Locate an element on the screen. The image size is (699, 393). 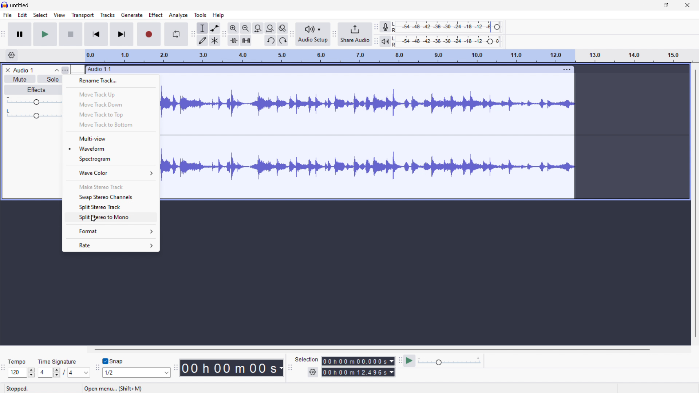
transport toolbar is located at coordinates (4, 35).